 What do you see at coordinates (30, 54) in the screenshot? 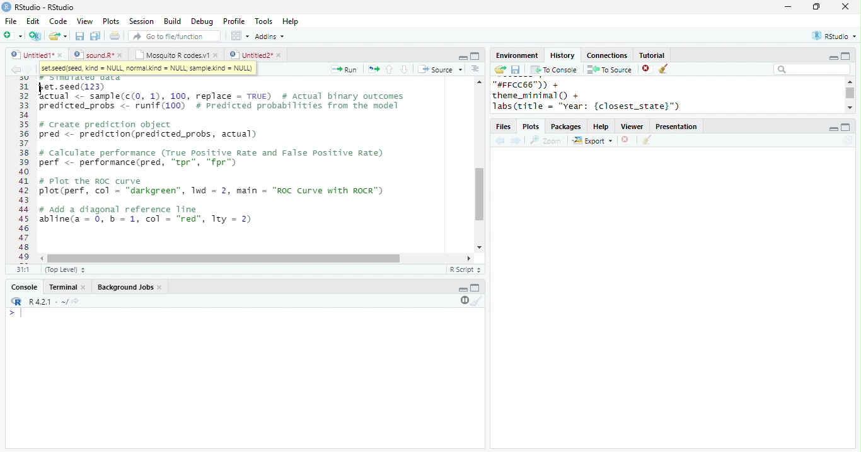
I see `Untitled 1` at bounding box center [30, 54].